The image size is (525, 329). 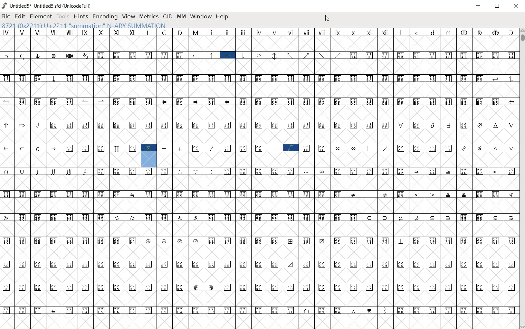 I want to click on HINTS, so click(x=81, y=17).